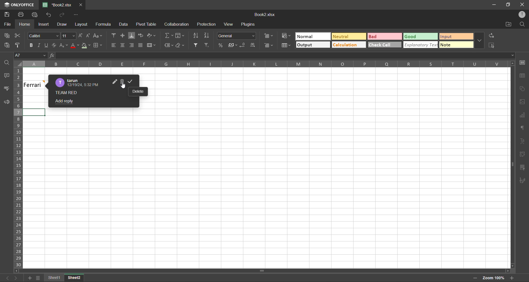  What do you see at coordinates (54, 45) in the screenshot?
I see `strikethrough` at bounding box center [54, 45].